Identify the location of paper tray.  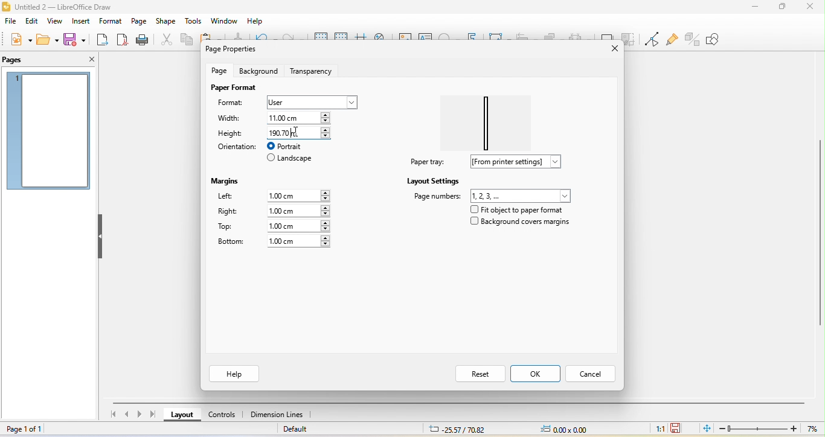
(426, 162).